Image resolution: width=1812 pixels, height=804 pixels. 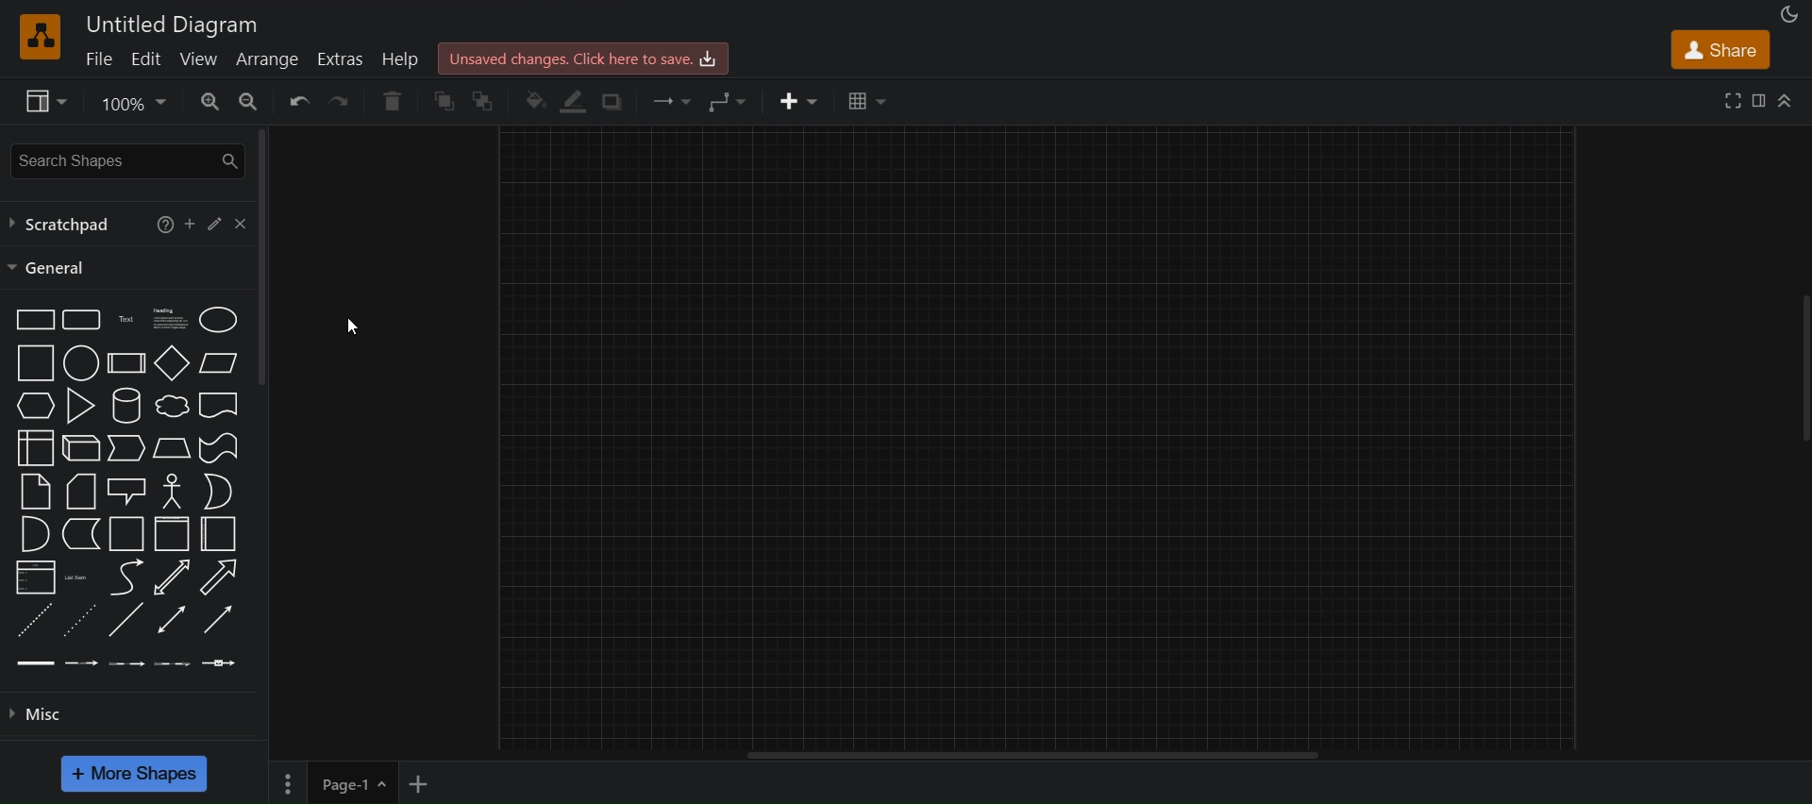 I want to click on zoom out, so click(x=249, y=102).